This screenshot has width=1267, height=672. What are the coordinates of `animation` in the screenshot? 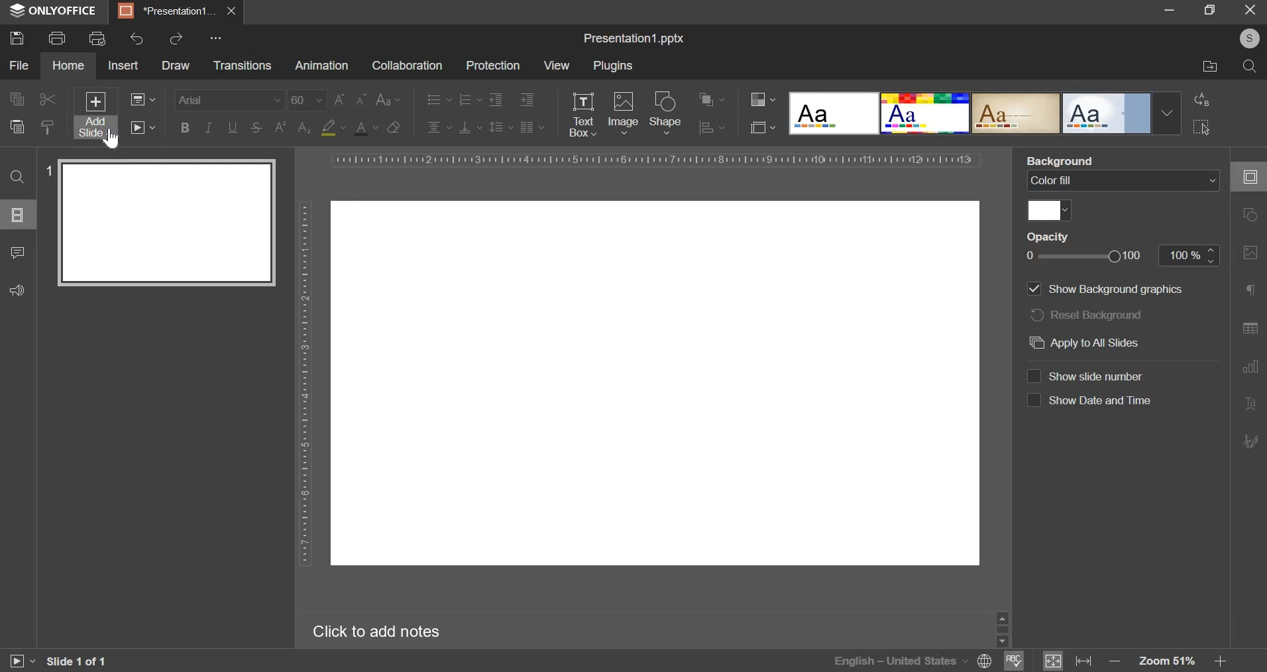 It's located at (321, 66).